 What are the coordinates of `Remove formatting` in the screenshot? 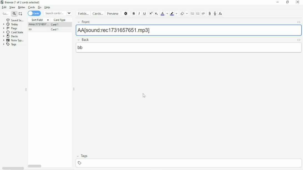 It's located at (182, 14).